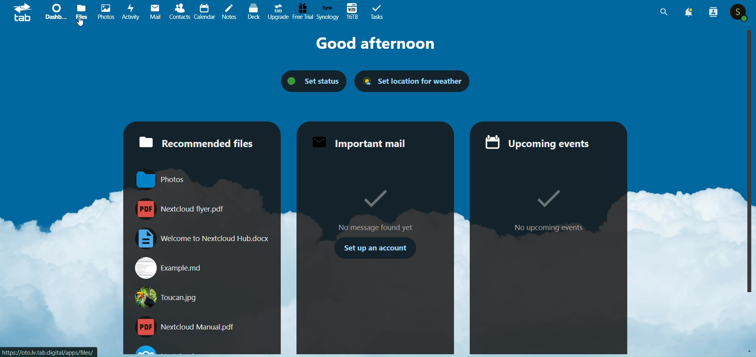 This screenshot has height=357, width=756. Describe the element at coordinates (375, 44) in the screenshot. I see `good afternoon` at that location.